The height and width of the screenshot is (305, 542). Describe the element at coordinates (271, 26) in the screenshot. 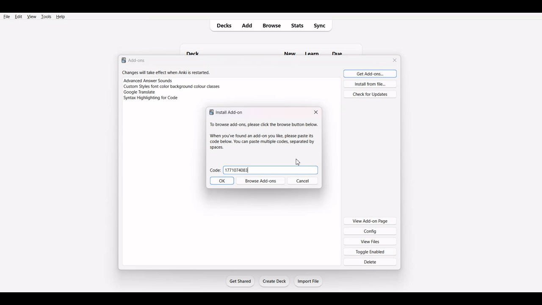

I see `Browse` at that location.